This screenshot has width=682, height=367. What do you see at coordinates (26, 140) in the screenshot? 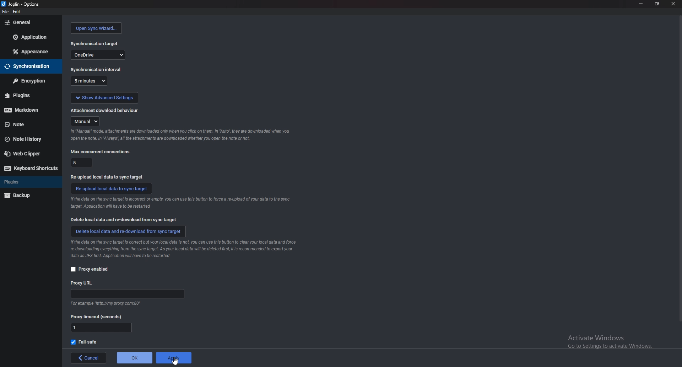
I see `note history` at bounding box center [26, 140].